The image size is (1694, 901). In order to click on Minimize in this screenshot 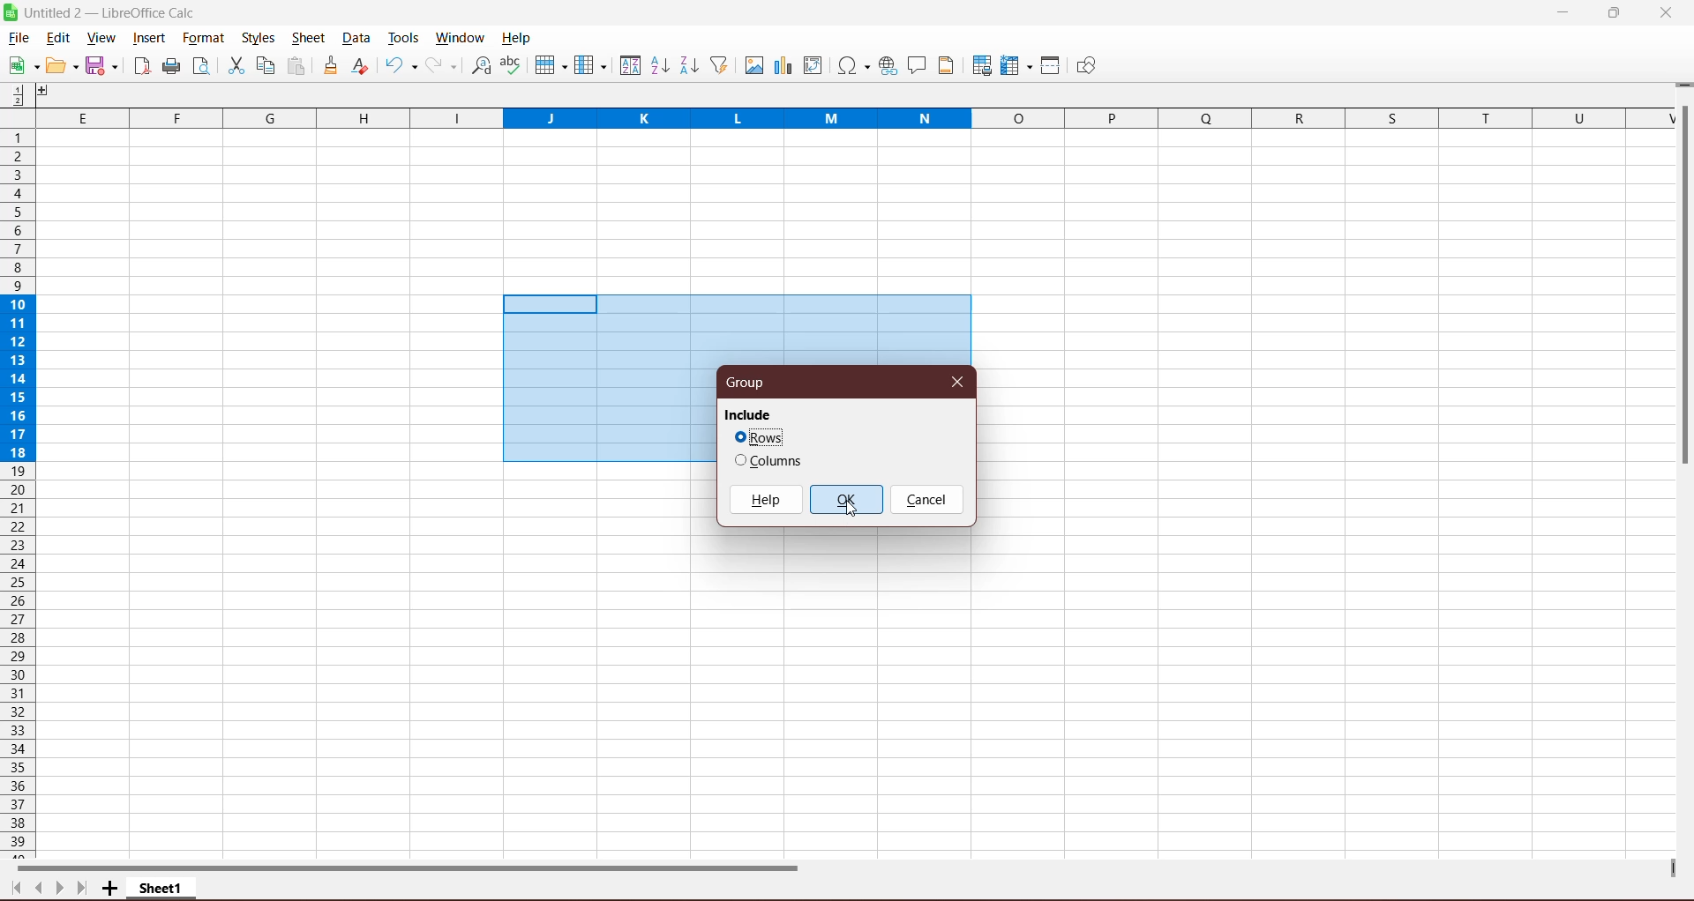, I will do `click(1565, 12)`.